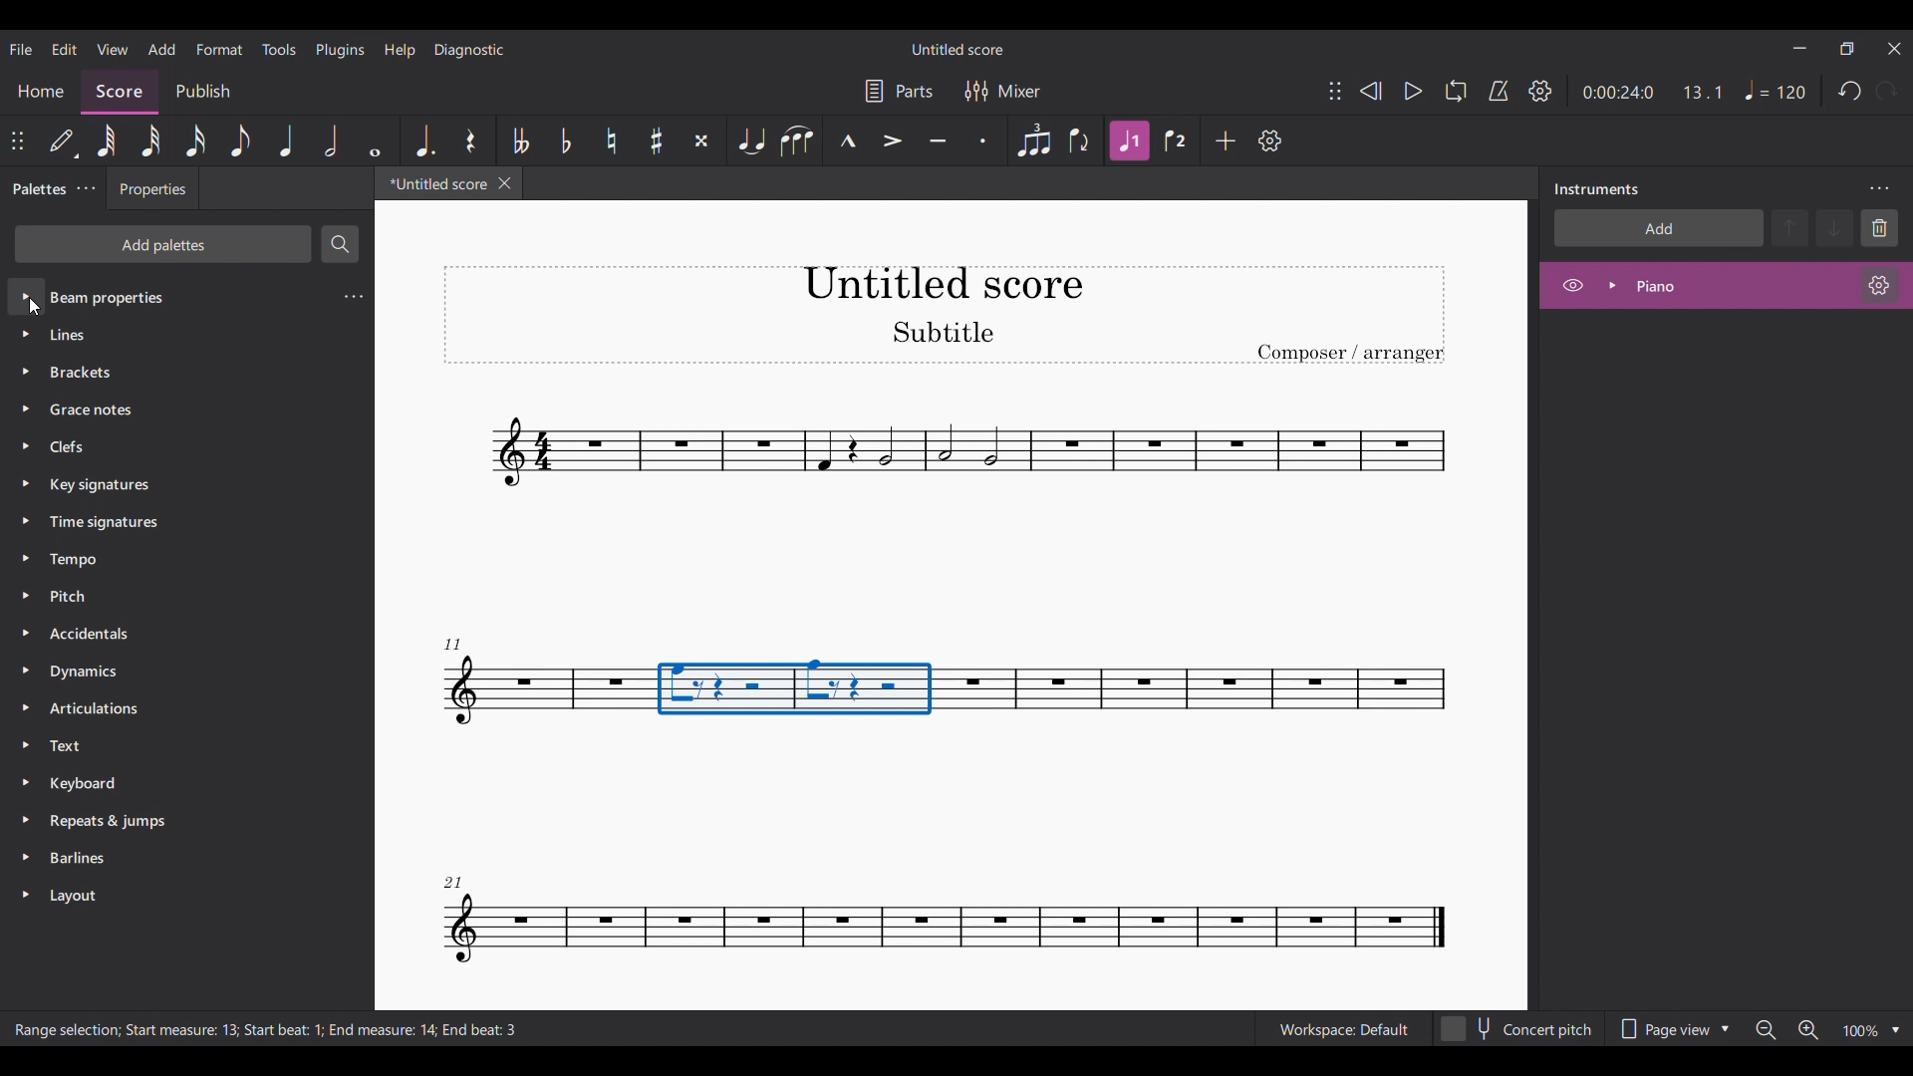  Describe the element at coordinates (179, 368) in the screenshot. I see `Brackets` at that location.